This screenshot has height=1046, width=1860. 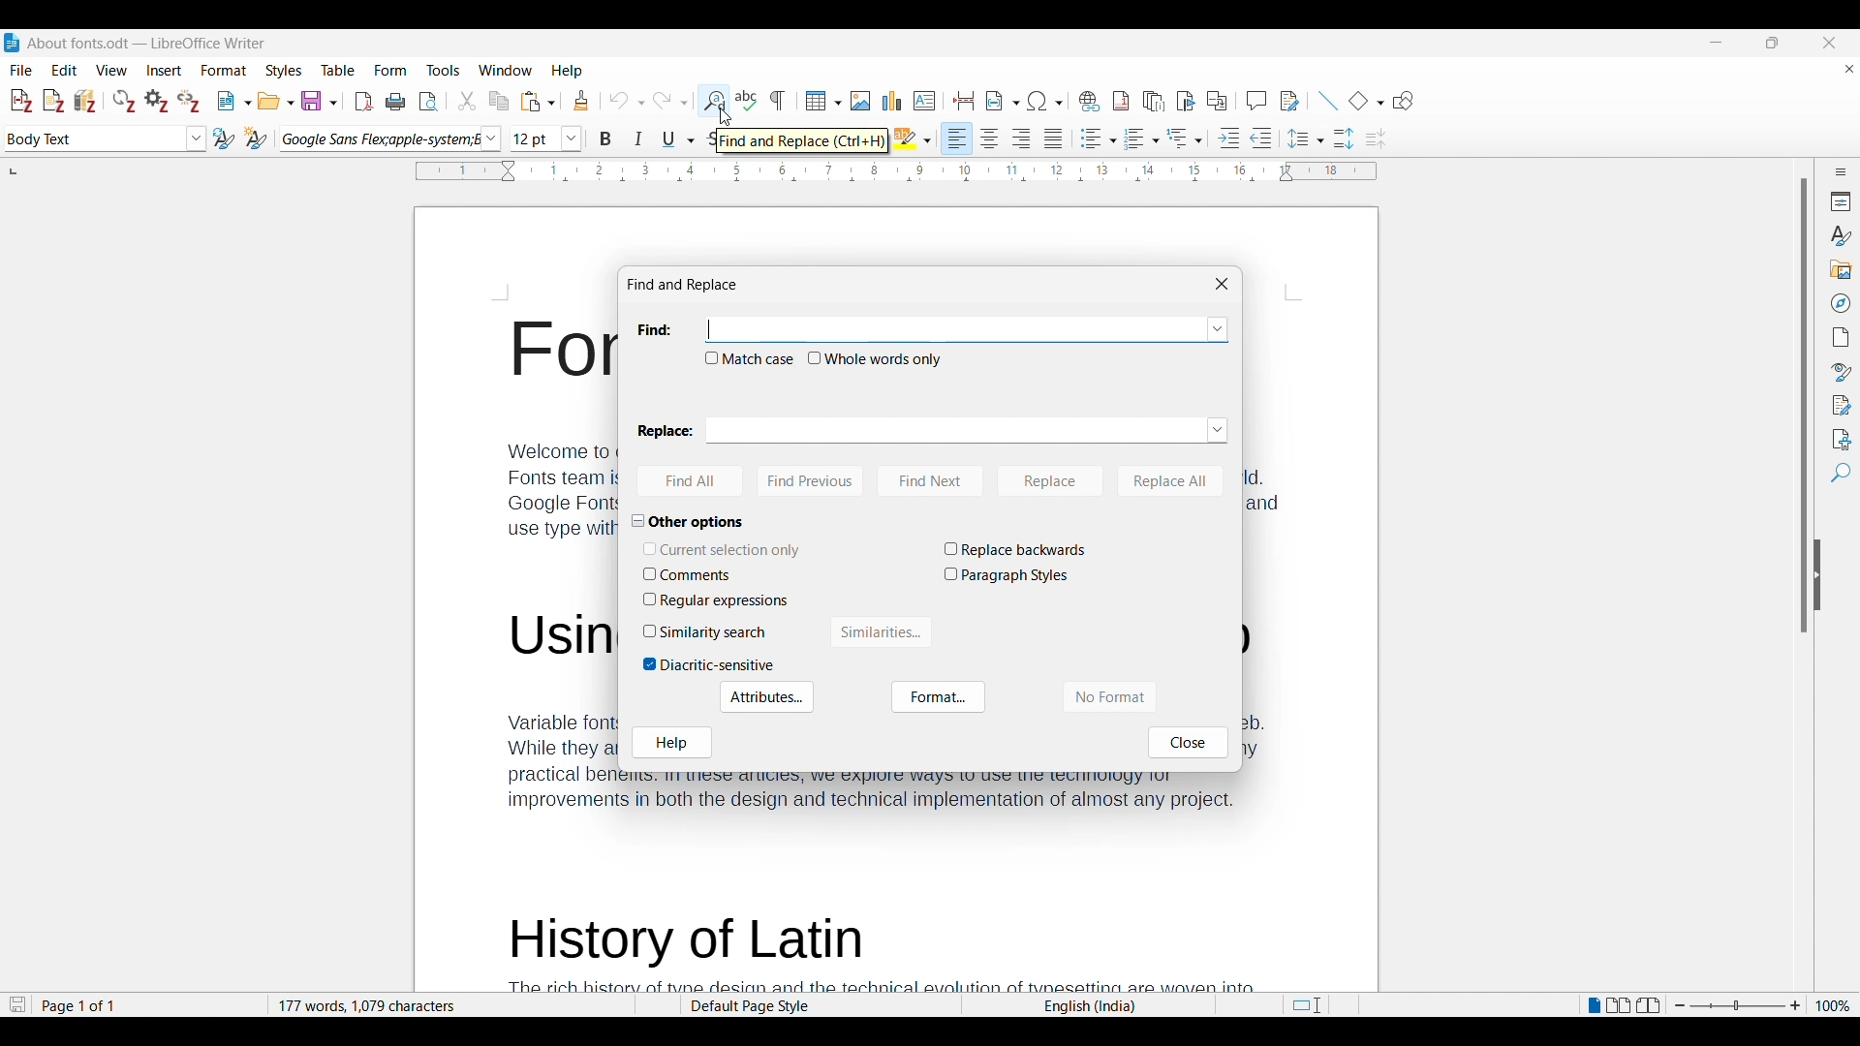 What do you see at coordinates (196, 138) in the screenshot?
I see `Paragraph style options` at bounding box center [196, 138].